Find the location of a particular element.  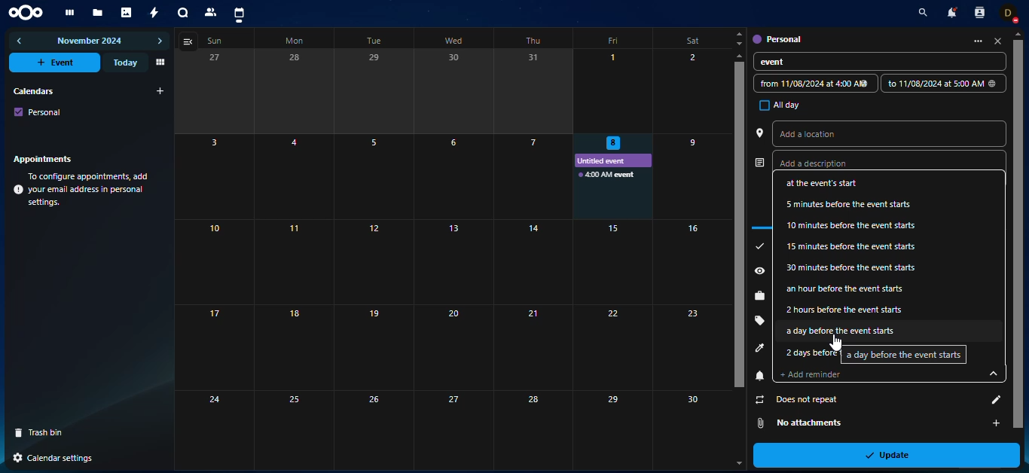

12 is located at coordinates (370, 261).